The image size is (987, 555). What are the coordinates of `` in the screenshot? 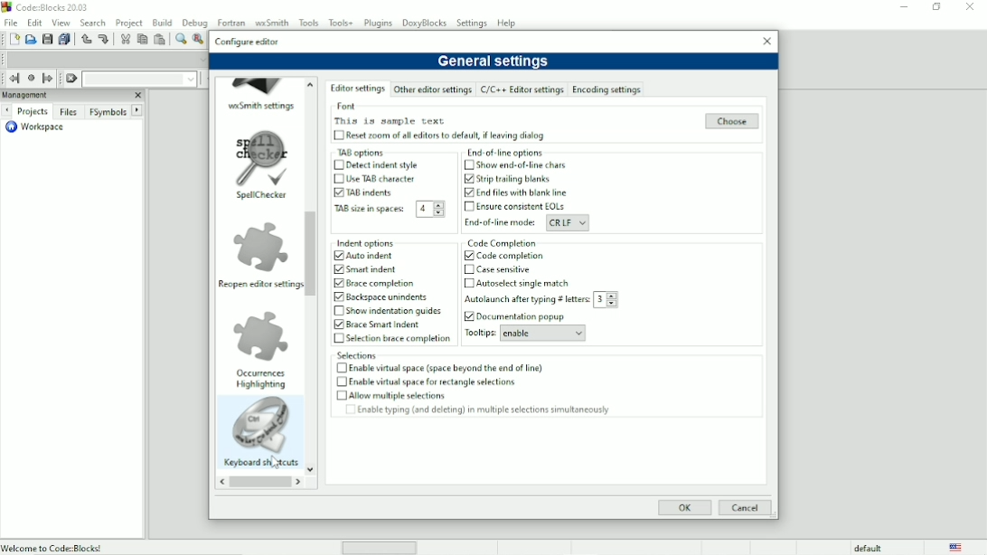 It's located at (340, 381).